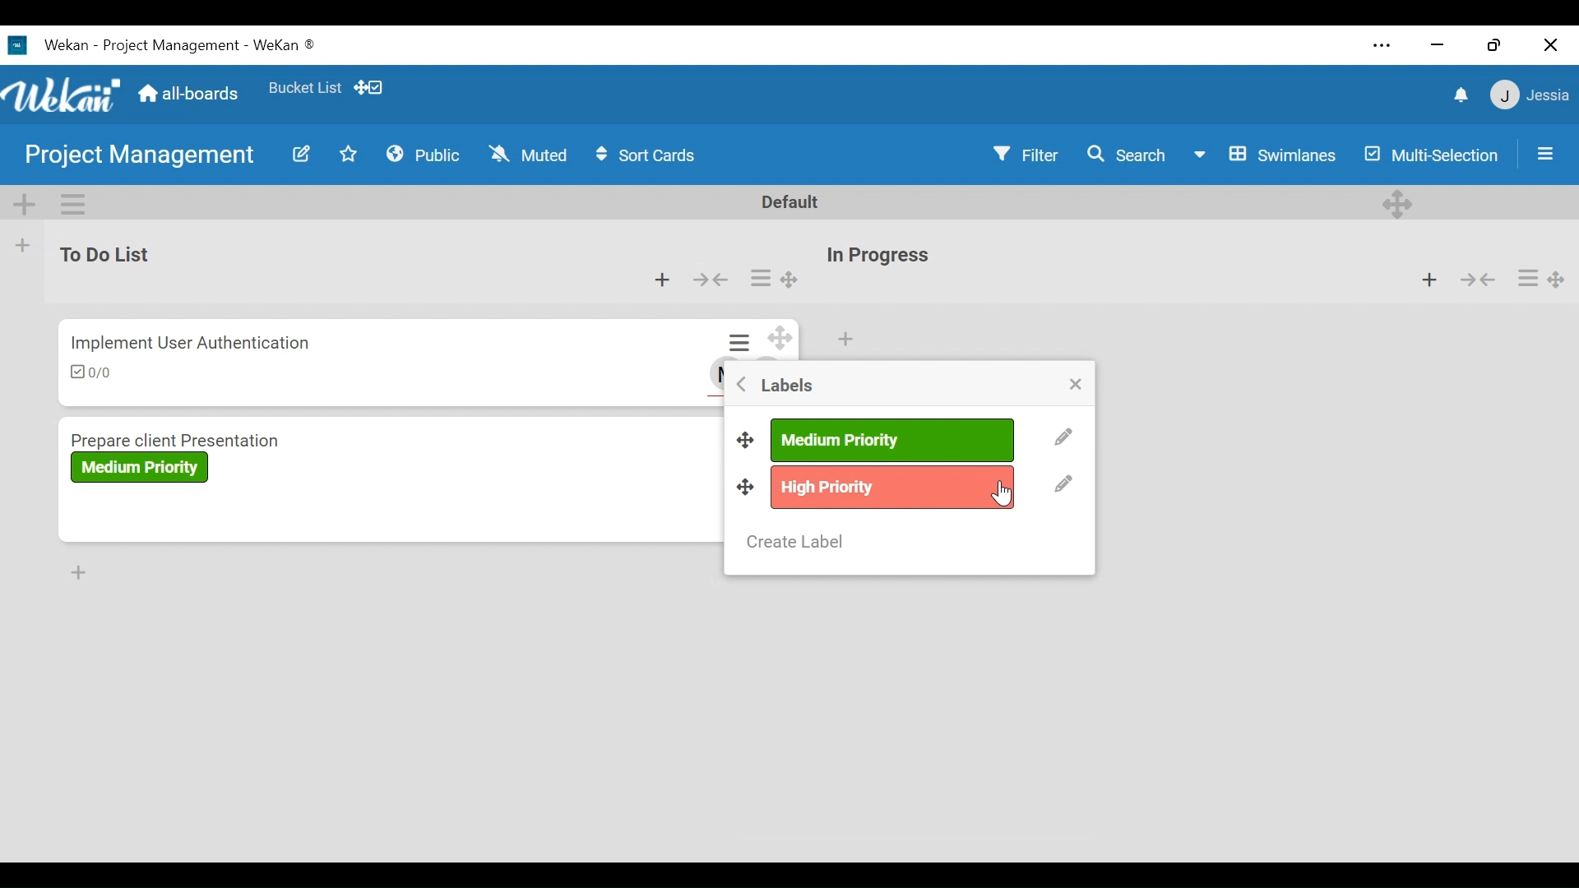 Image resolution: width=1579 pixels, height=888 pixels. What do you see at coordinates (799, 541) in the screenshot?
I see `Create label` at bounding box center [799, 541].